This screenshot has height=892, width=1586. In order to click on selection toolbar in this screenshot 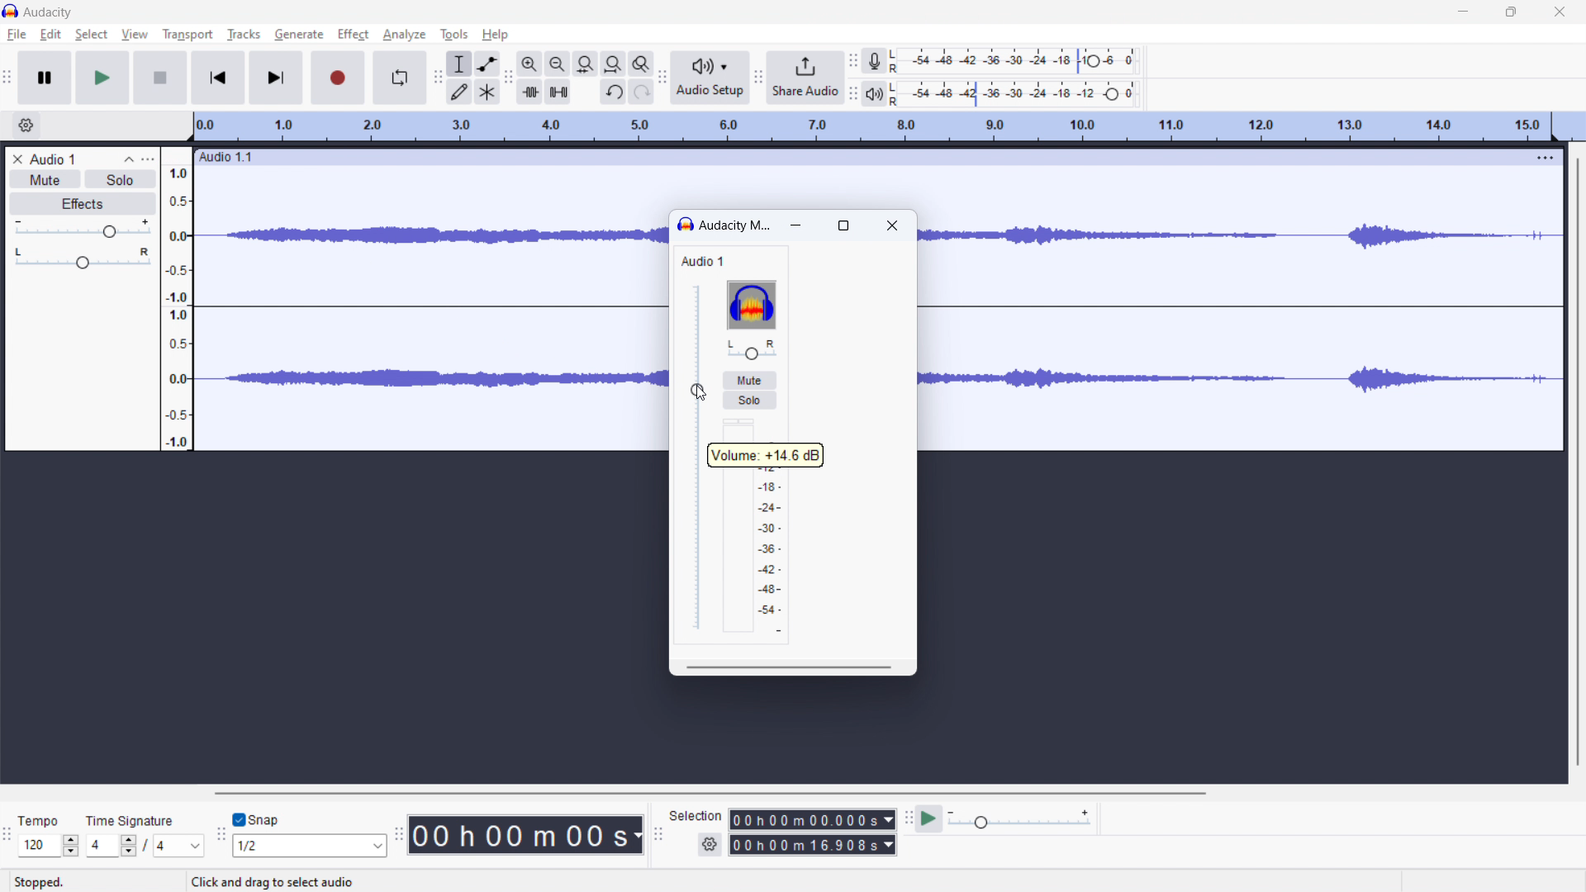, I will do `click(658, 834)`.